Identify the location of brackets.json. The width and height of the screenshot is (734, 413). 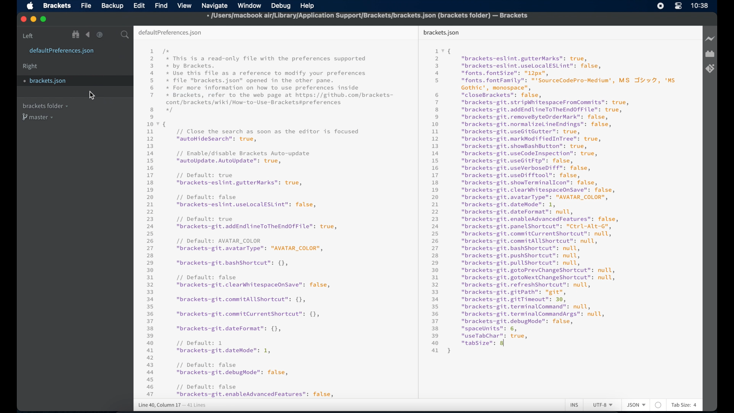
(46, 81).